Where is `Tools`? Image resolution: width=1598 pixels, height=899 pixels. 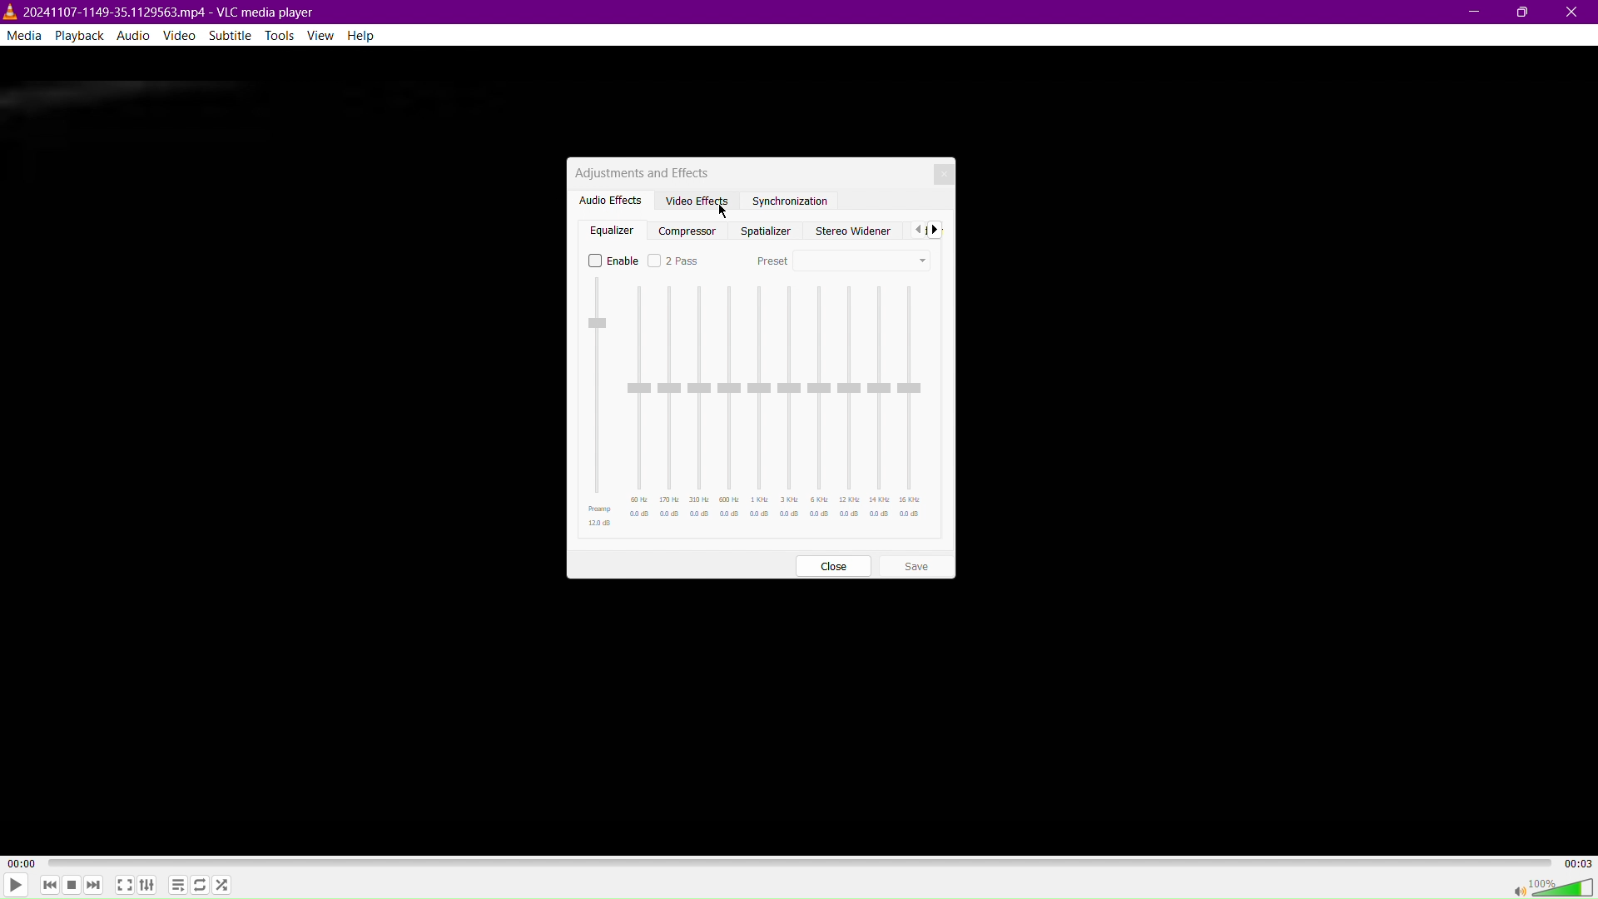 Tools is located at coordinates (281, 37).